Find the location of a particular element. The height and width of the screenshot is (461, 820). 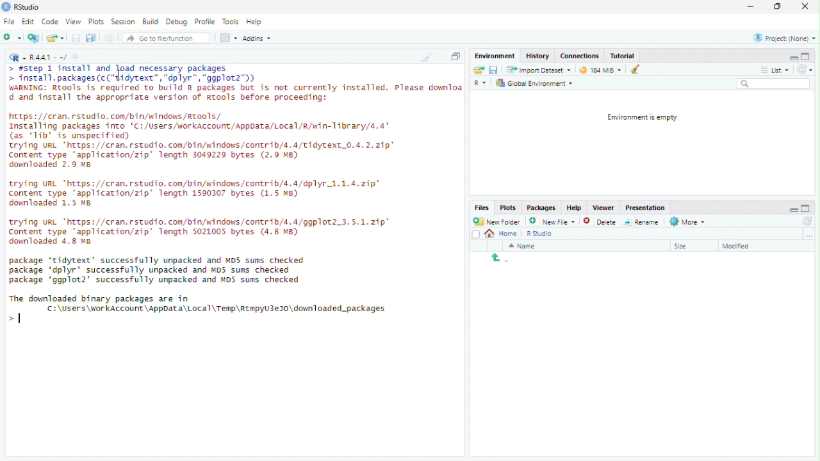

Viewer is located at coordinates (603, 208).